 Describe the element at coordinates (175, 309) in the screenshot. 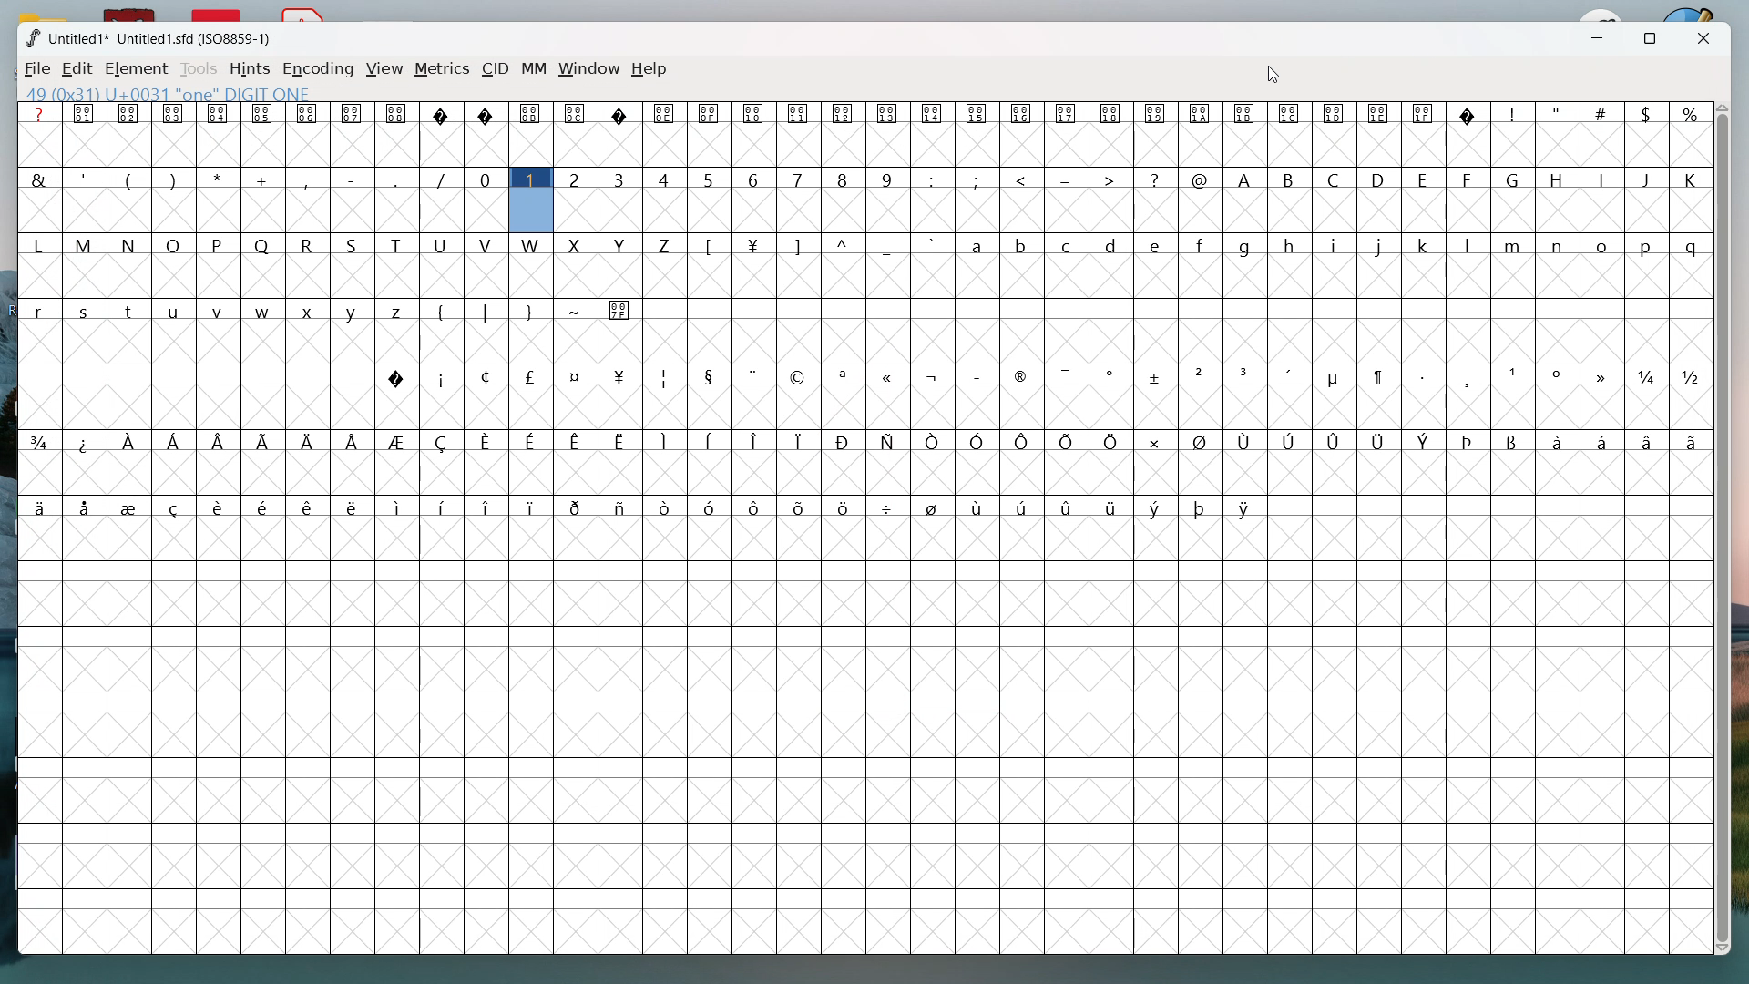

I see `u` at that location.